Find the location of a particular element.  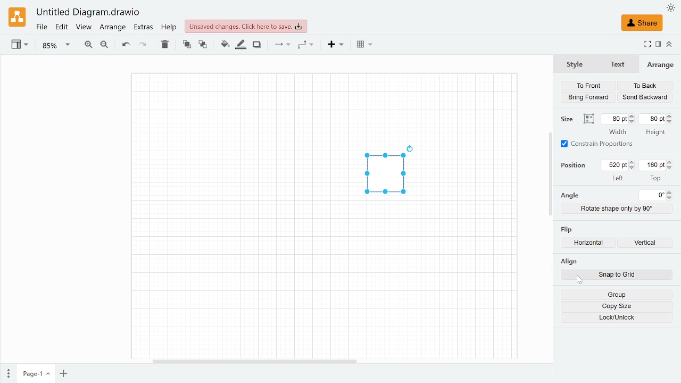

Current page(Page 1) is located at coordinates (35, 373).